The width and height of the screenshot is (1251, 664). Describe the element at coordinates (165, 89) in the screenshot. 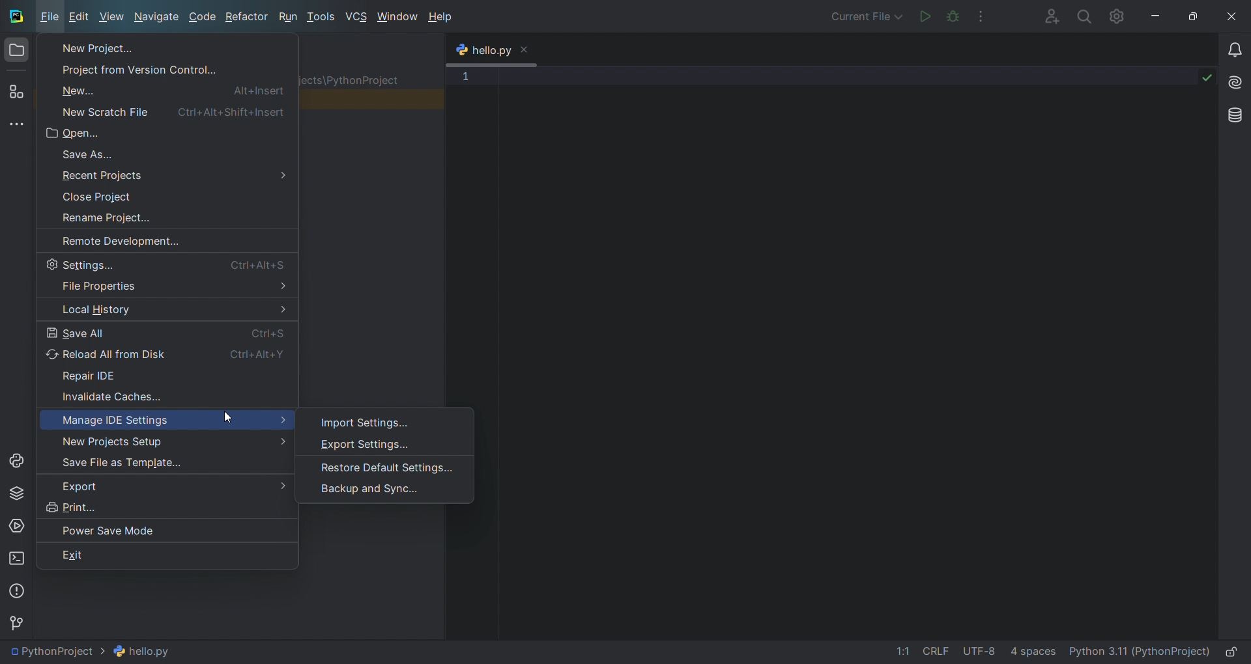

I see `new` at that location.